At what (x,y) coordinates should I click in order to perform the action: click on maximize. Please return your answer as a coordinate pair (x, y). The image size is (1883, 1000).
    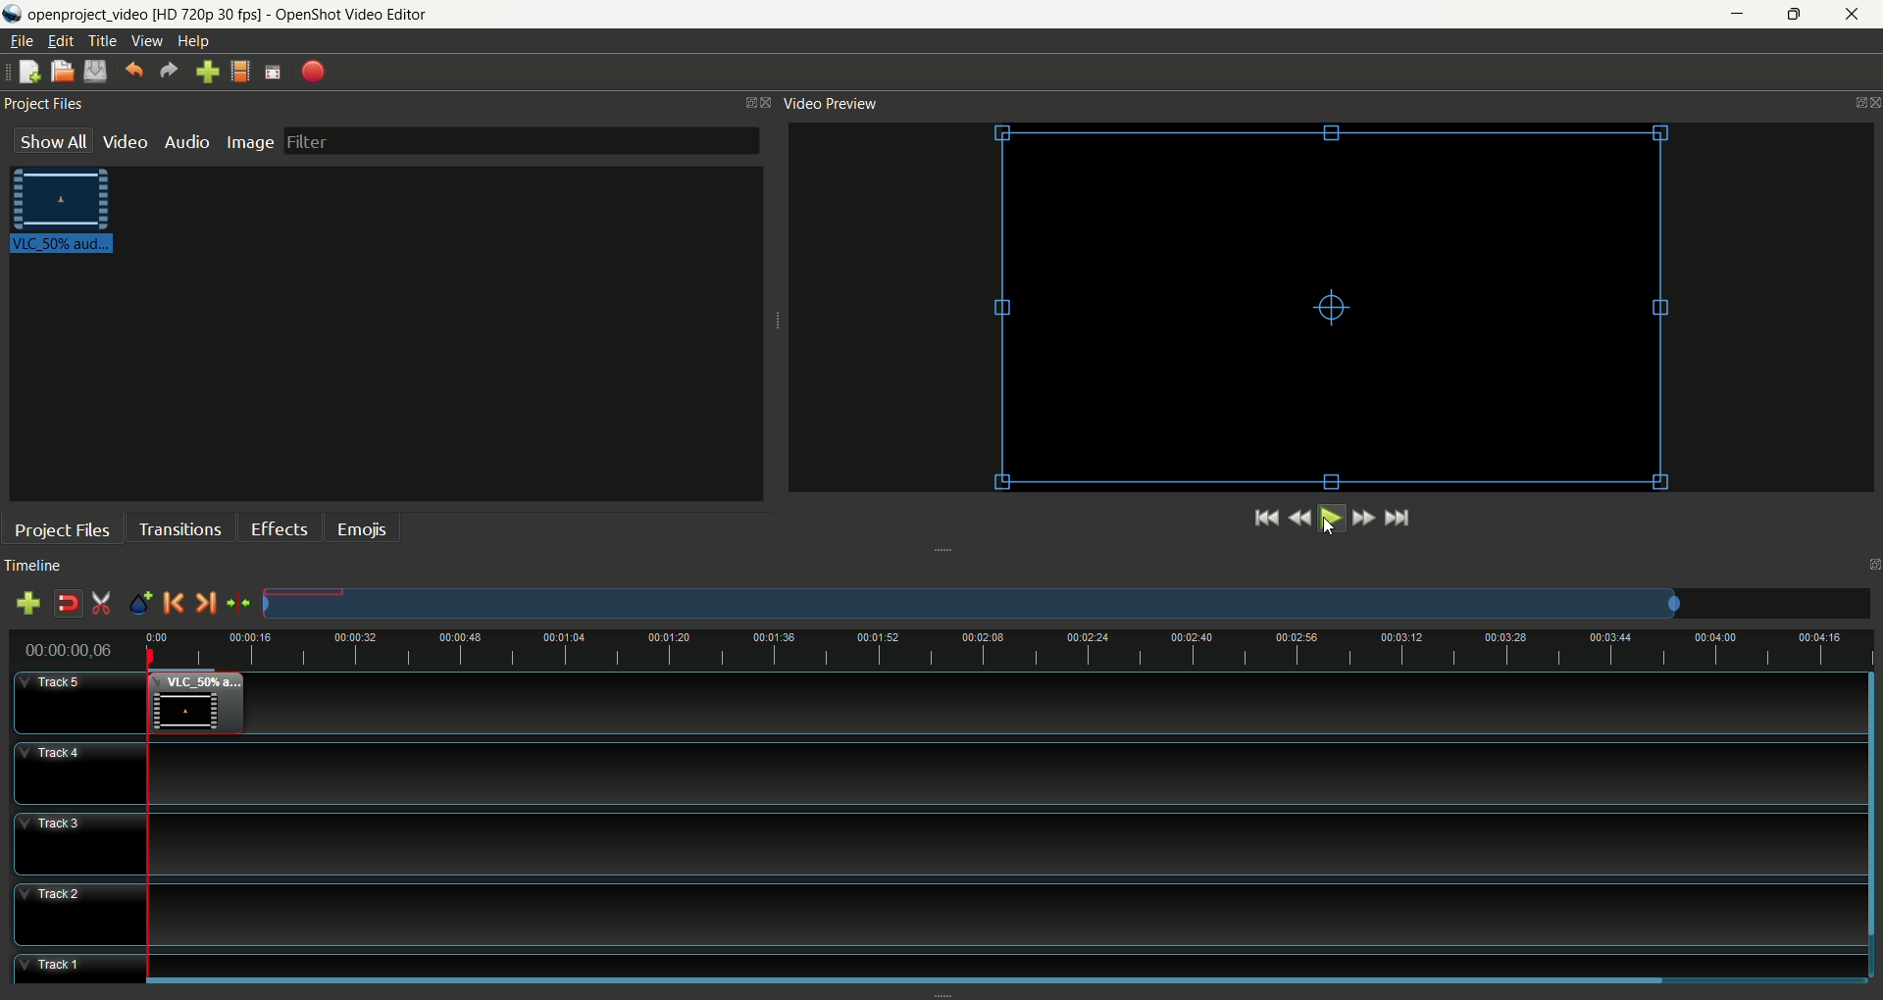
    Looking at the image, I should click on (1799, 14).